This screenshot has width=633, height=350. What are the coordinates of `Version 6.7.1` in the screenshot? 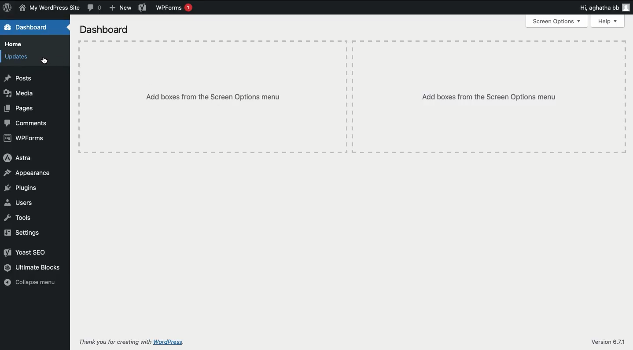 It's located at (609, 340).